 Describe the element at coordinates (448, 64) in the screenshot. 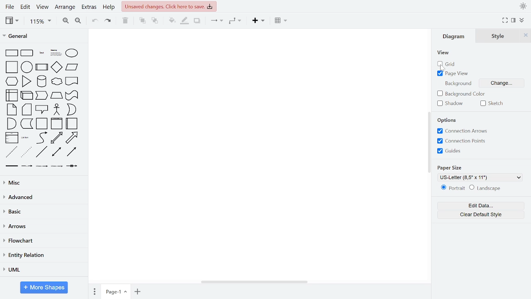

I see `grid` at that location.